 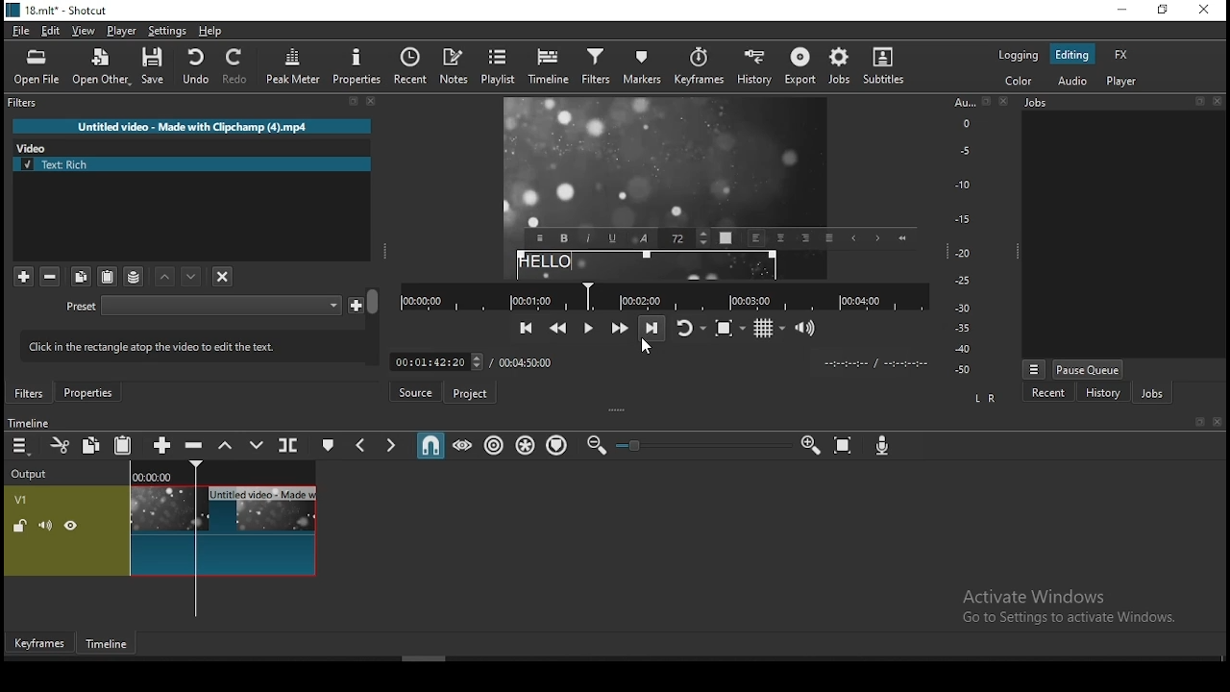 What do you see at coordinates (82, 308) in the screenshot?
I see `Preset` at bounding box center [82, 308].